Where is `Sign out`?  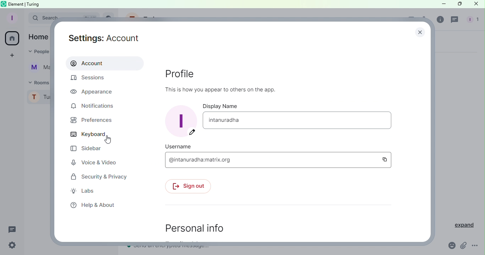
Sign out is located at coordinates (191, 186).